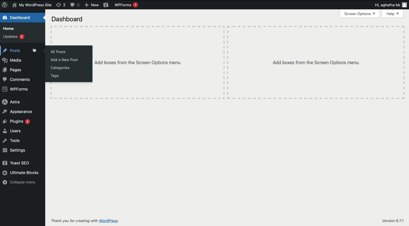  I want to click on cursor, so click(35, 50).